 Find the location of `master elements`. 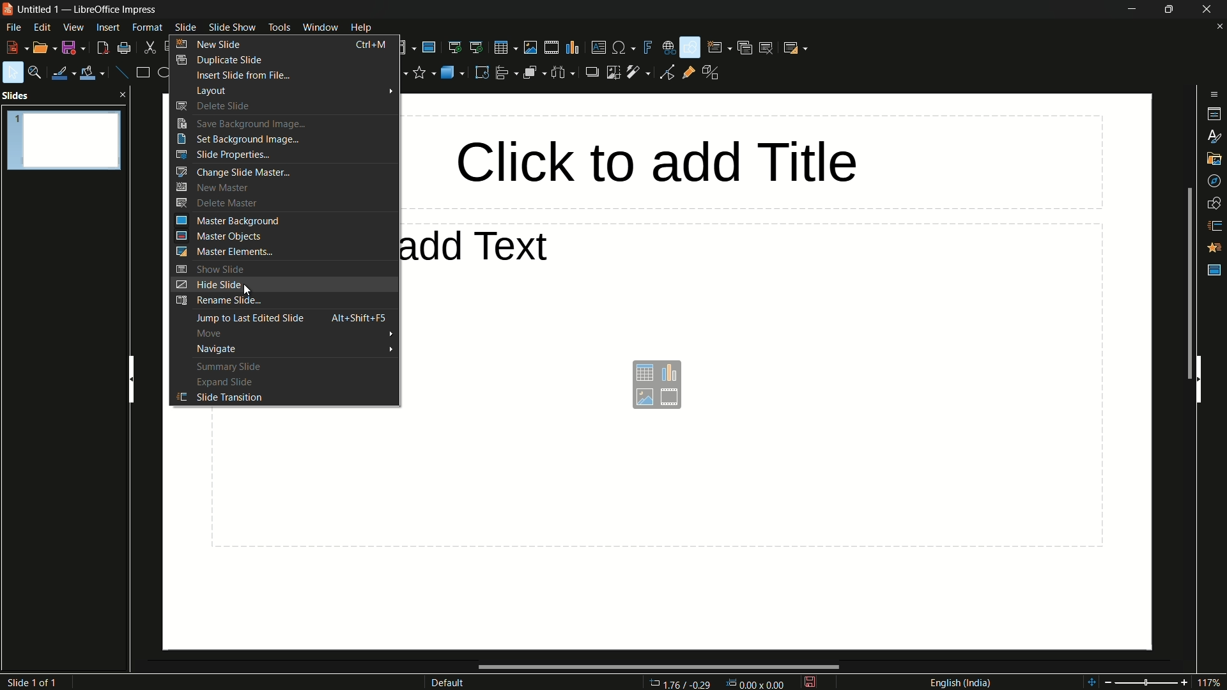

master elements is located at coordinates (224, 252).